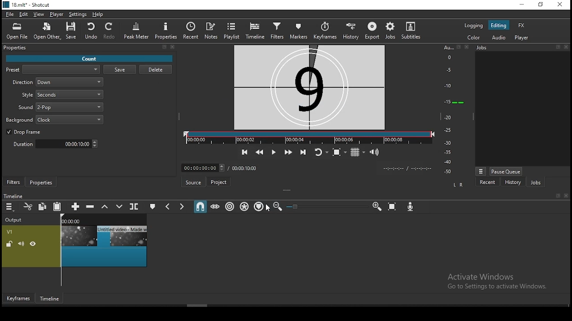 This screenshot has height=321, width=572. Describe the element at coordinates (392, 206) in the screenshot. I see `zoom timeline to fit` at that location.